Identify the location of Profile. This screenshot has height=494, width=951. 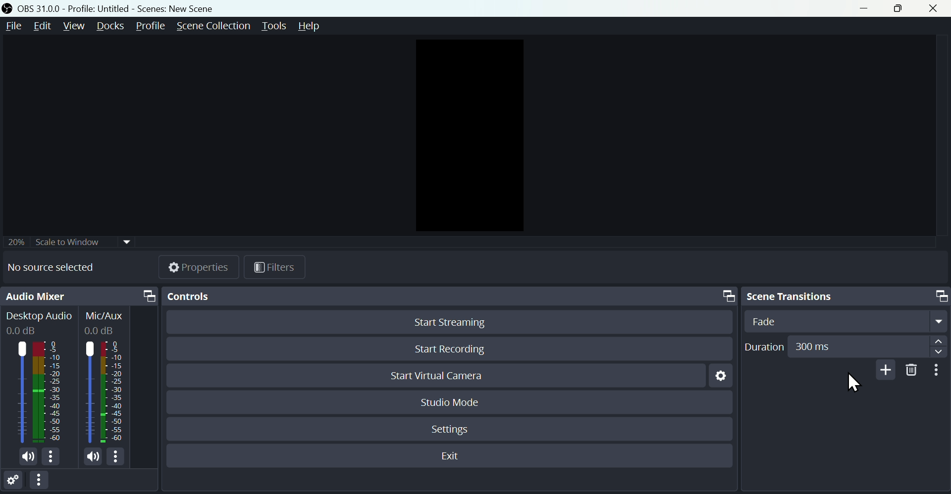
(150, 26).